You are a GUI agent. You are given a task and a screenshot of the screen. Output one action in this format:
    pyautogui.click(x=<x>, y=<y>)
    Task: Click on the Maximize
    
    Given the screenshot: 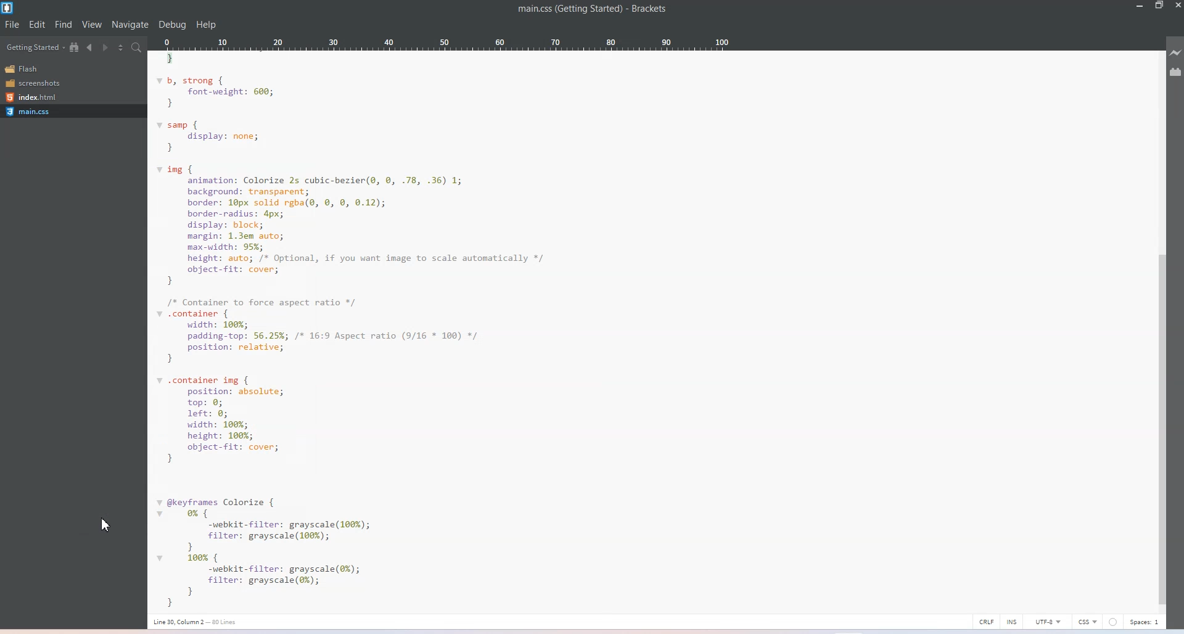 What is the action you would take?
    pyautogui.click(x=1159, y=6)
    